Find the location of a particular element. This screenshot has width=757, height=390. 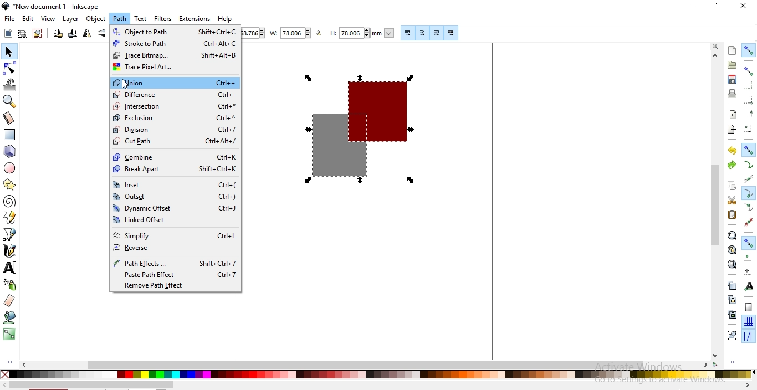

snap an items rotation is located at coordinates (749, 271).